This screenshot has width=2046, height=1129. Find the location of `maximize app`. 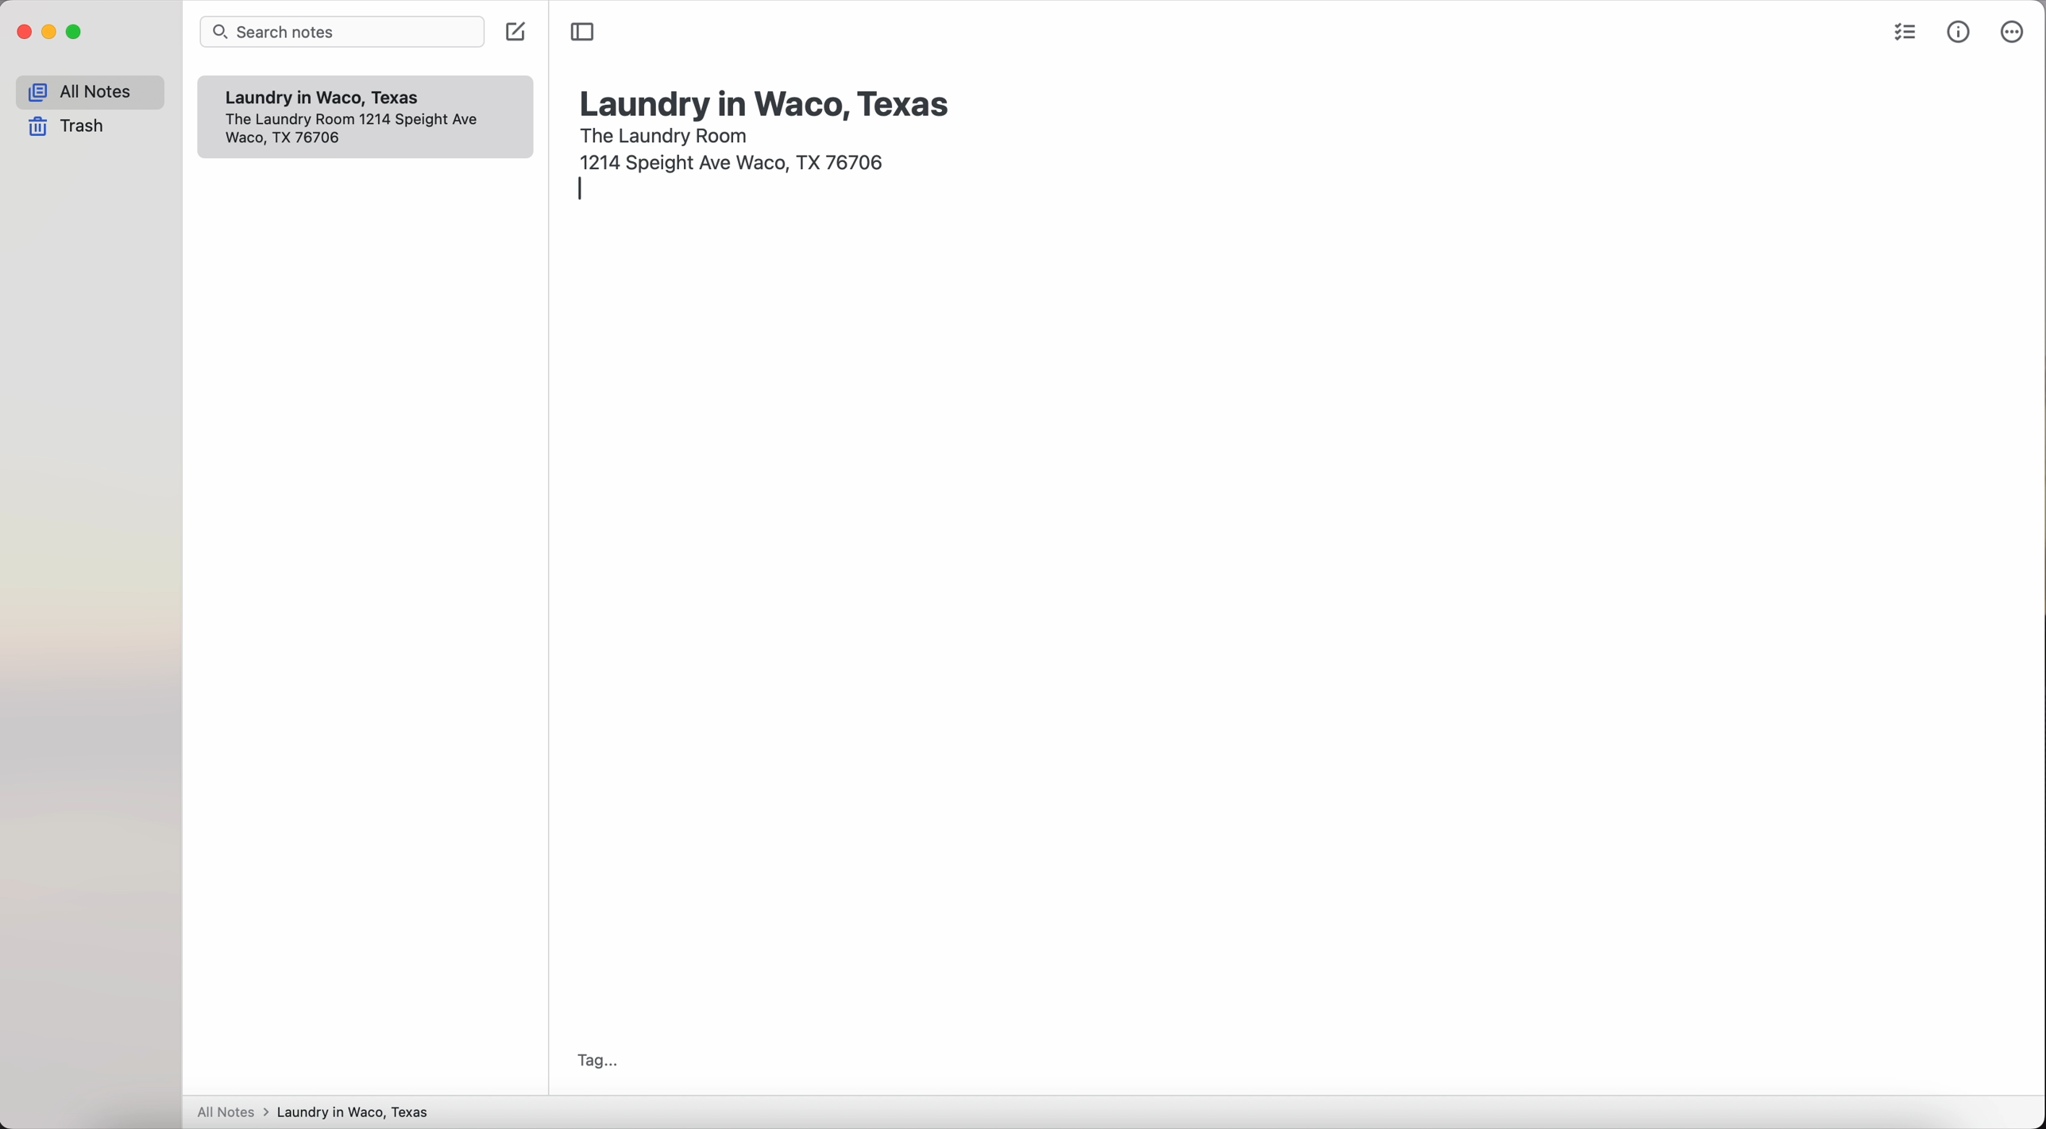

maximize app is located at coordinates (75, 32).